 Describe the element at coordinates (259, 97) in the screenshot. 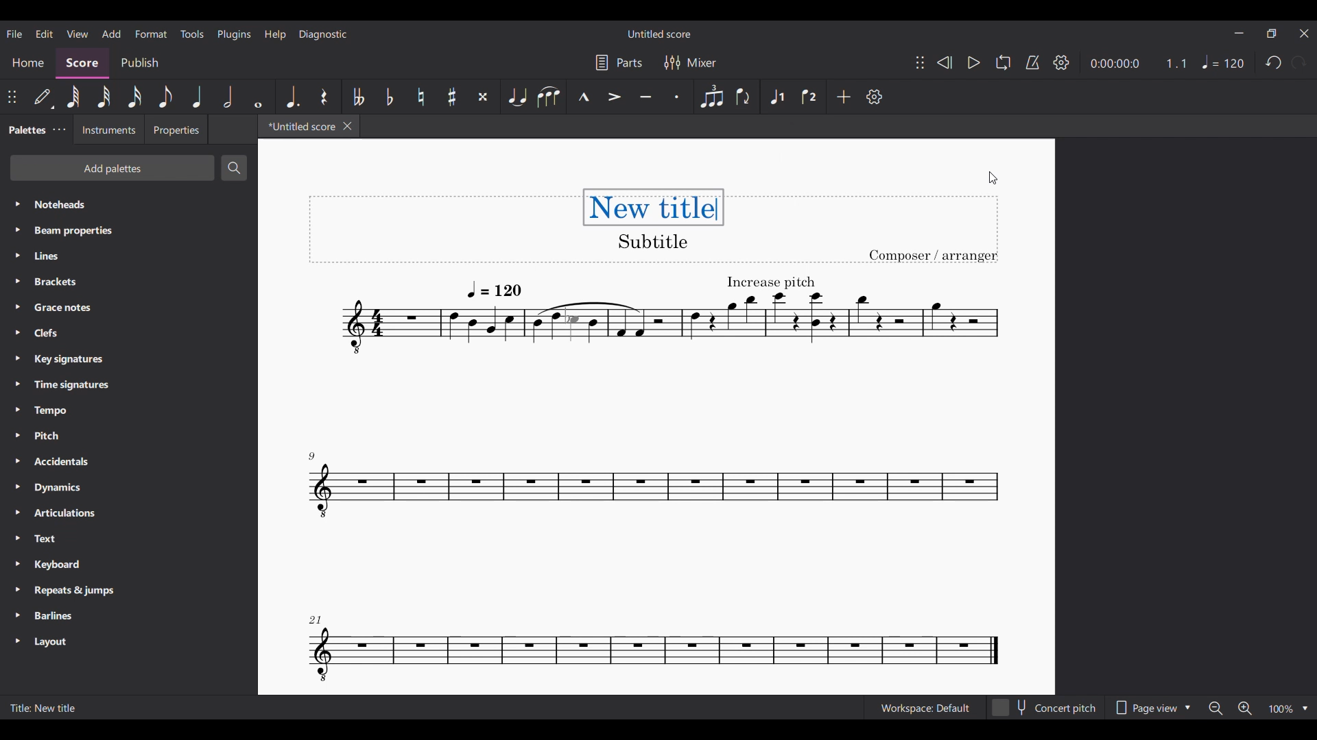

I see `Whole note` at that location.